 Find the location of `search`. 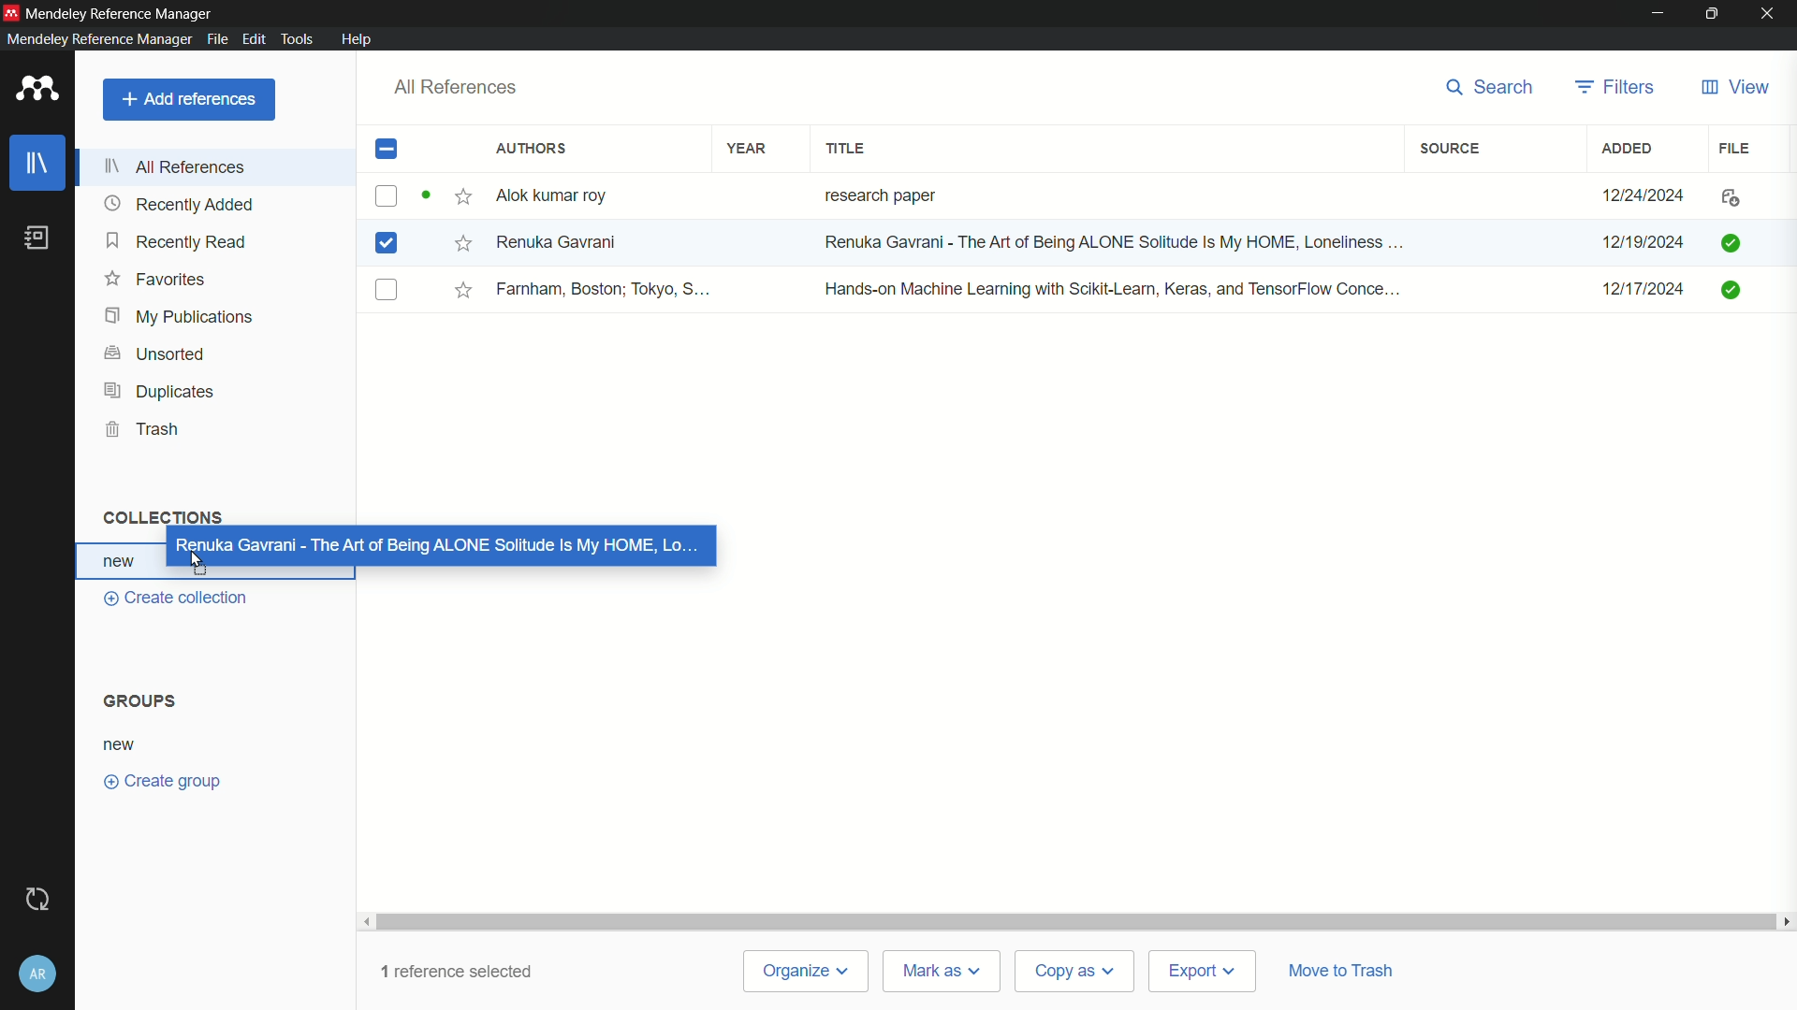

search is located at coordinates (1493, 87).